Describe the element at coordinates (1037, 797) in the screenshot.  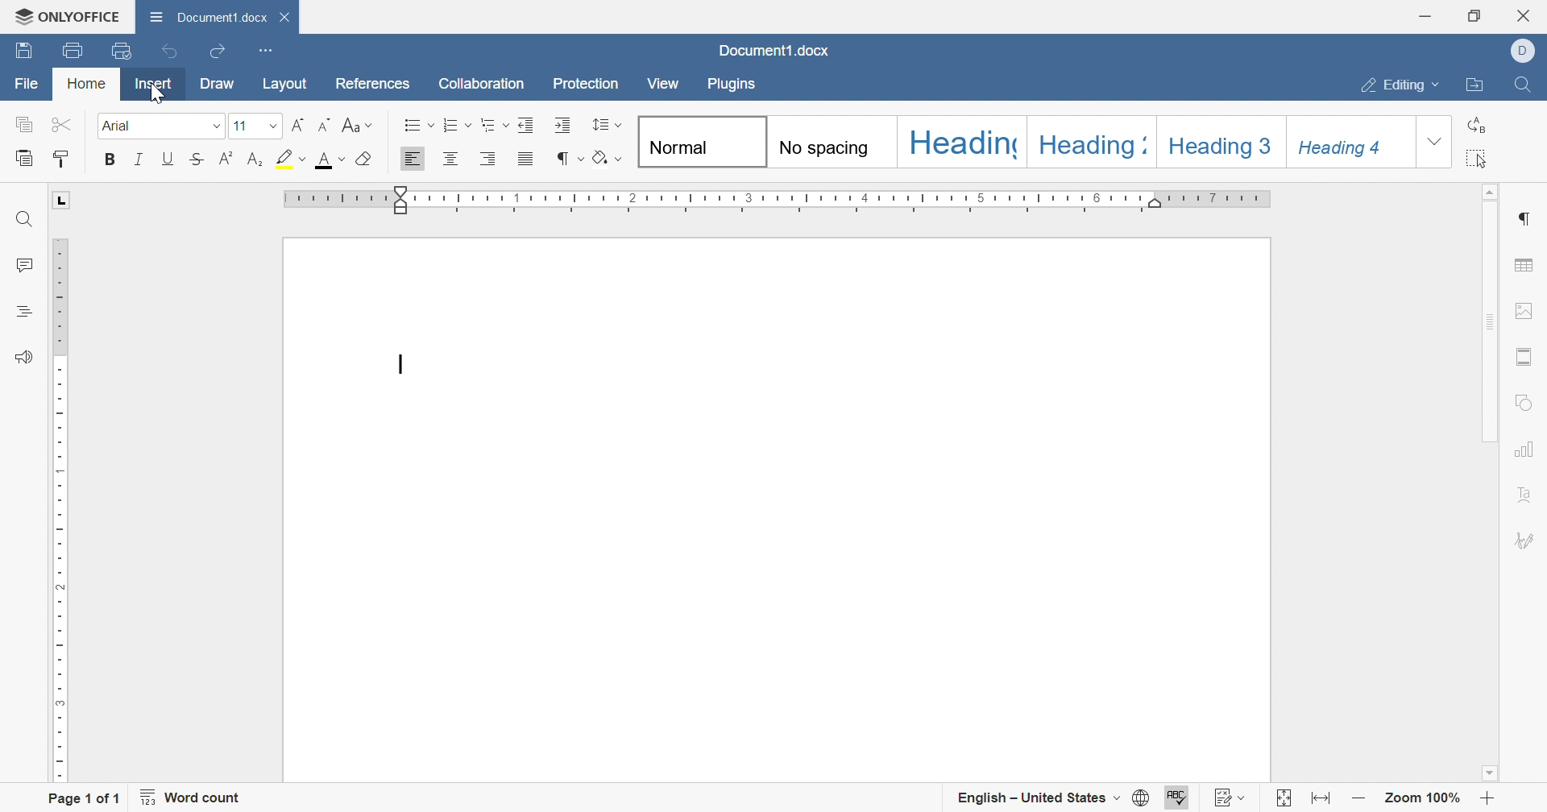
I see `English - United States` at that location.